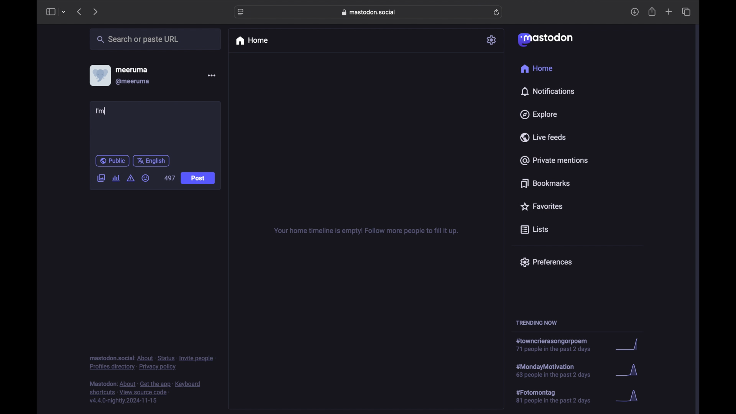 The height and width of the screenshot is (414, 736). I want to click on web address, so click(369, 12).